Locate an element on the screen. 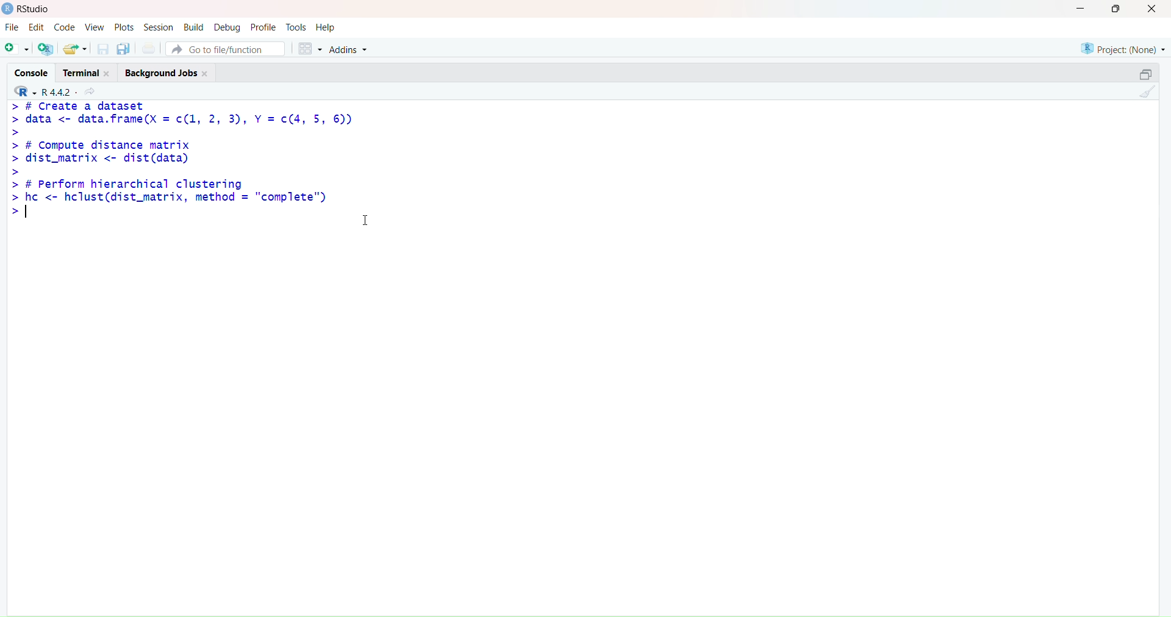  Save all open documents (Ctrl + Alt + S) is located at coordinates (152, 46).